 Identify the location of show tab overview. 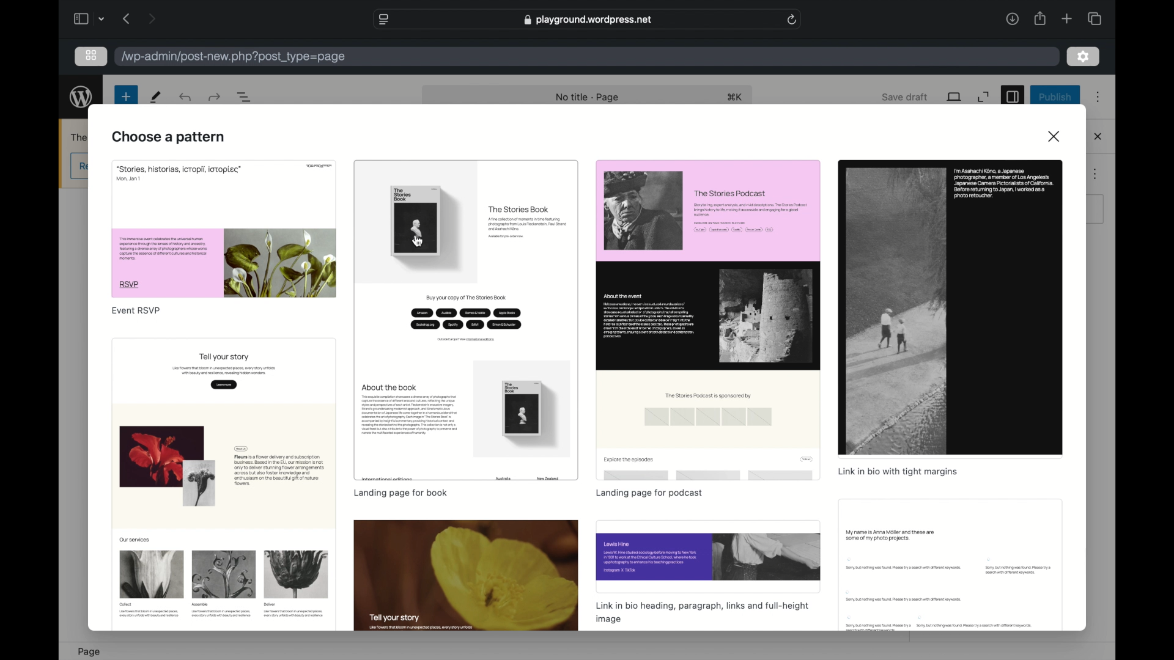
(1095, 18).